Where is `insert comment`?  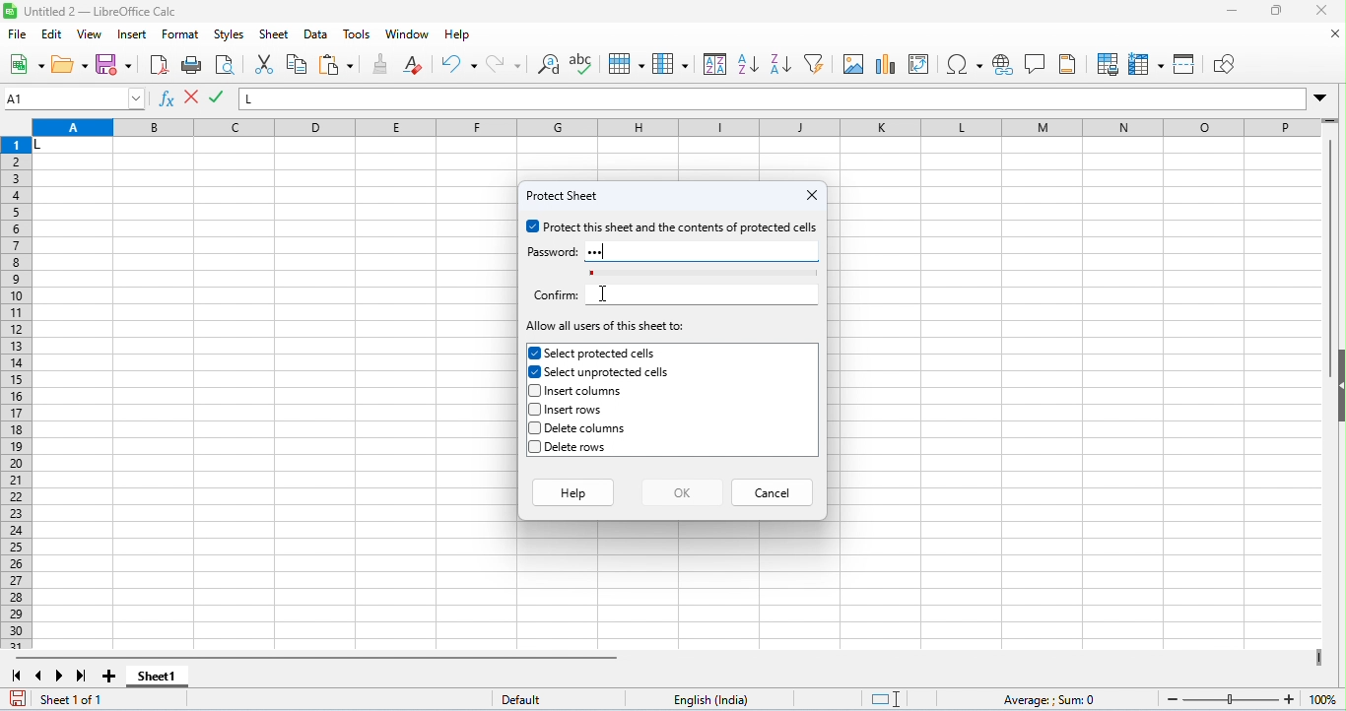
insert comment is located at coordinates (1037, 64).